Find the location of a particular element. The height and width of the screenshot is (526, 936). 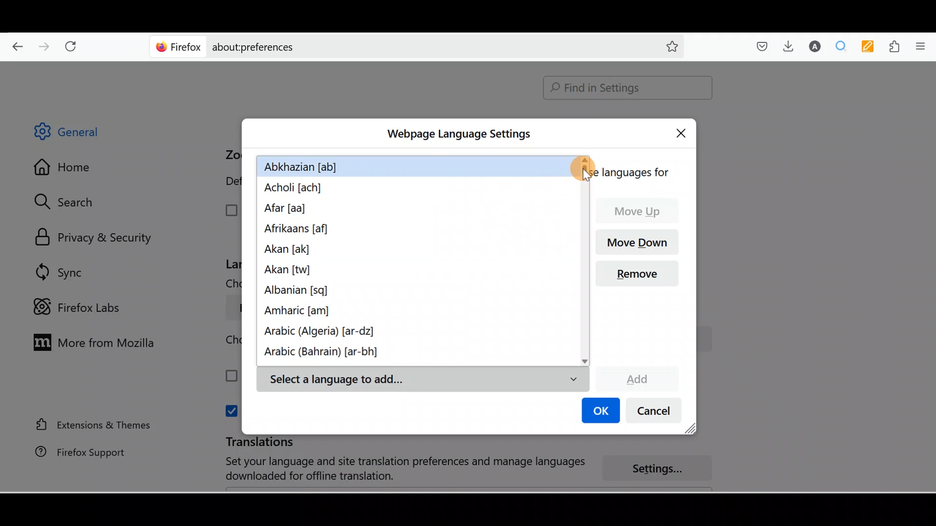

Arabic (Bahrain) [ar-bh] is located at coordinates (319, 355).